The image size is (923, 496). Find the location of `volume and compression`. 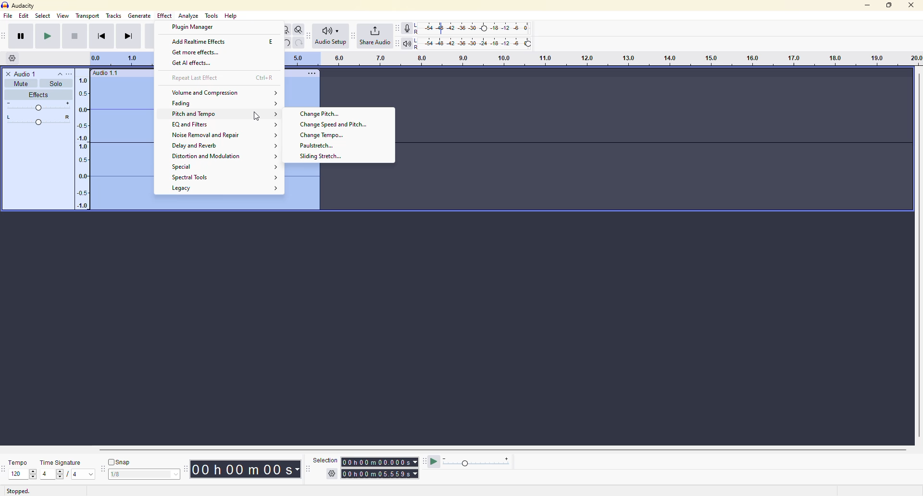

volume and compression is located at coordinates (206, 92).